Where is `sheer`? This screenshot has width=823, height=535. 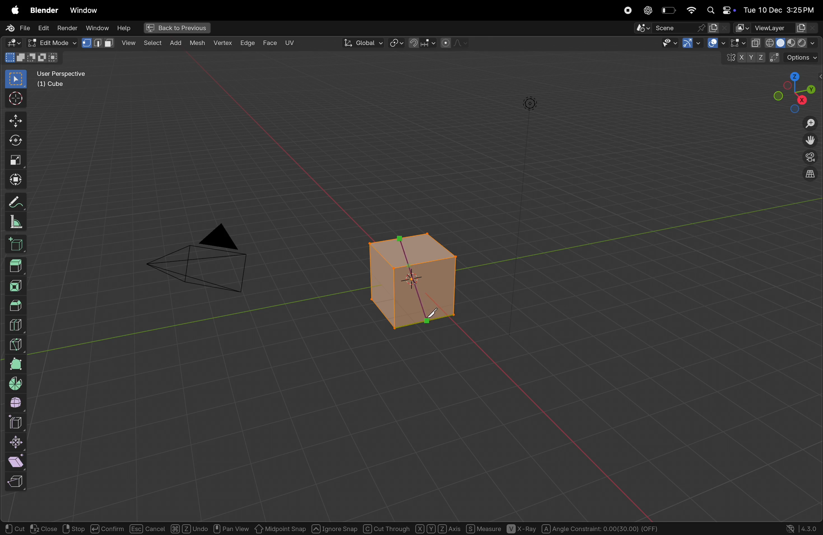
sheer is located at coordinates (19, 461).